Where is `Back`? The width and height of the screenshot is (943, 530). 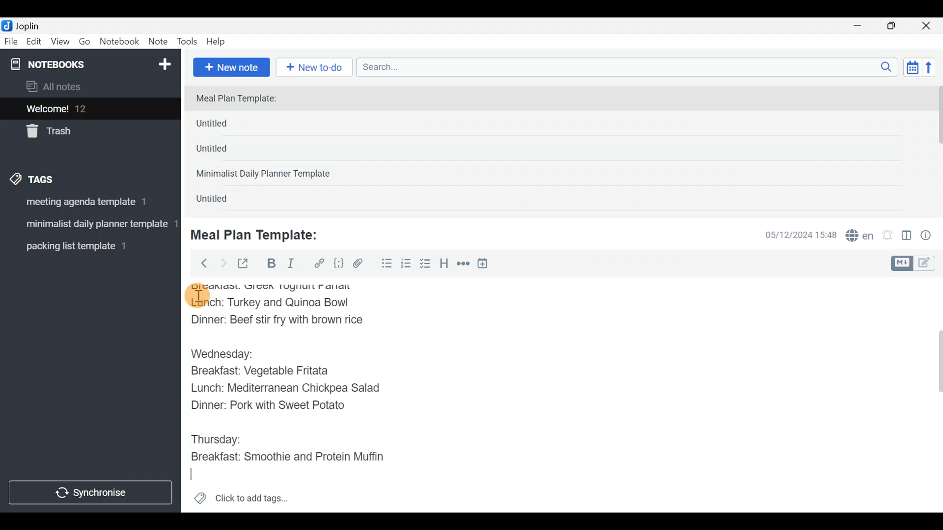 Back is located at coordinates (200, 263).